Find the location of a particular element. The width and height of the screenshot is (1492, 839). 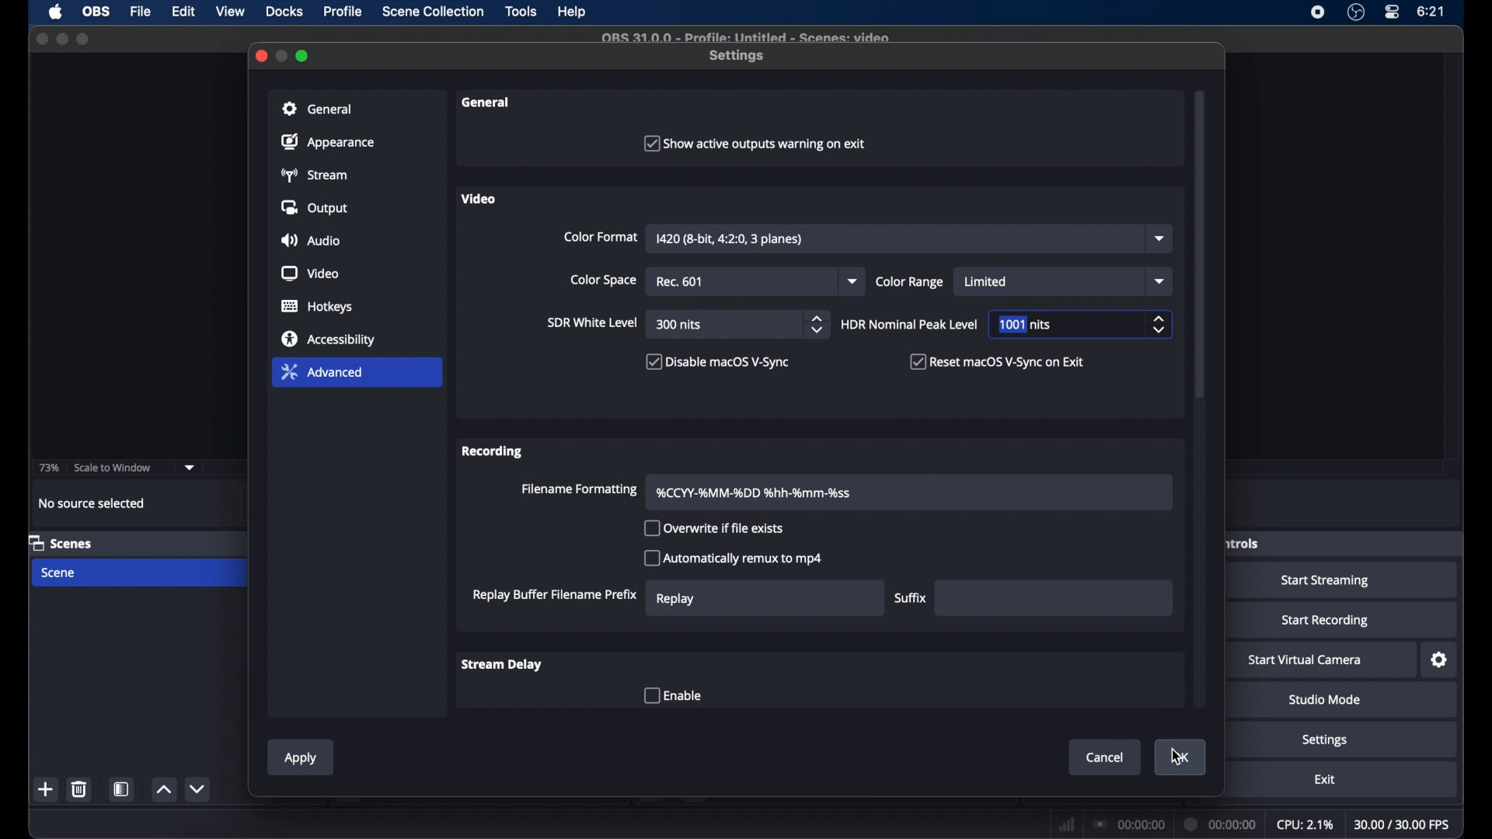

[") overwrite if file exists is located at coordinates (712, 527).